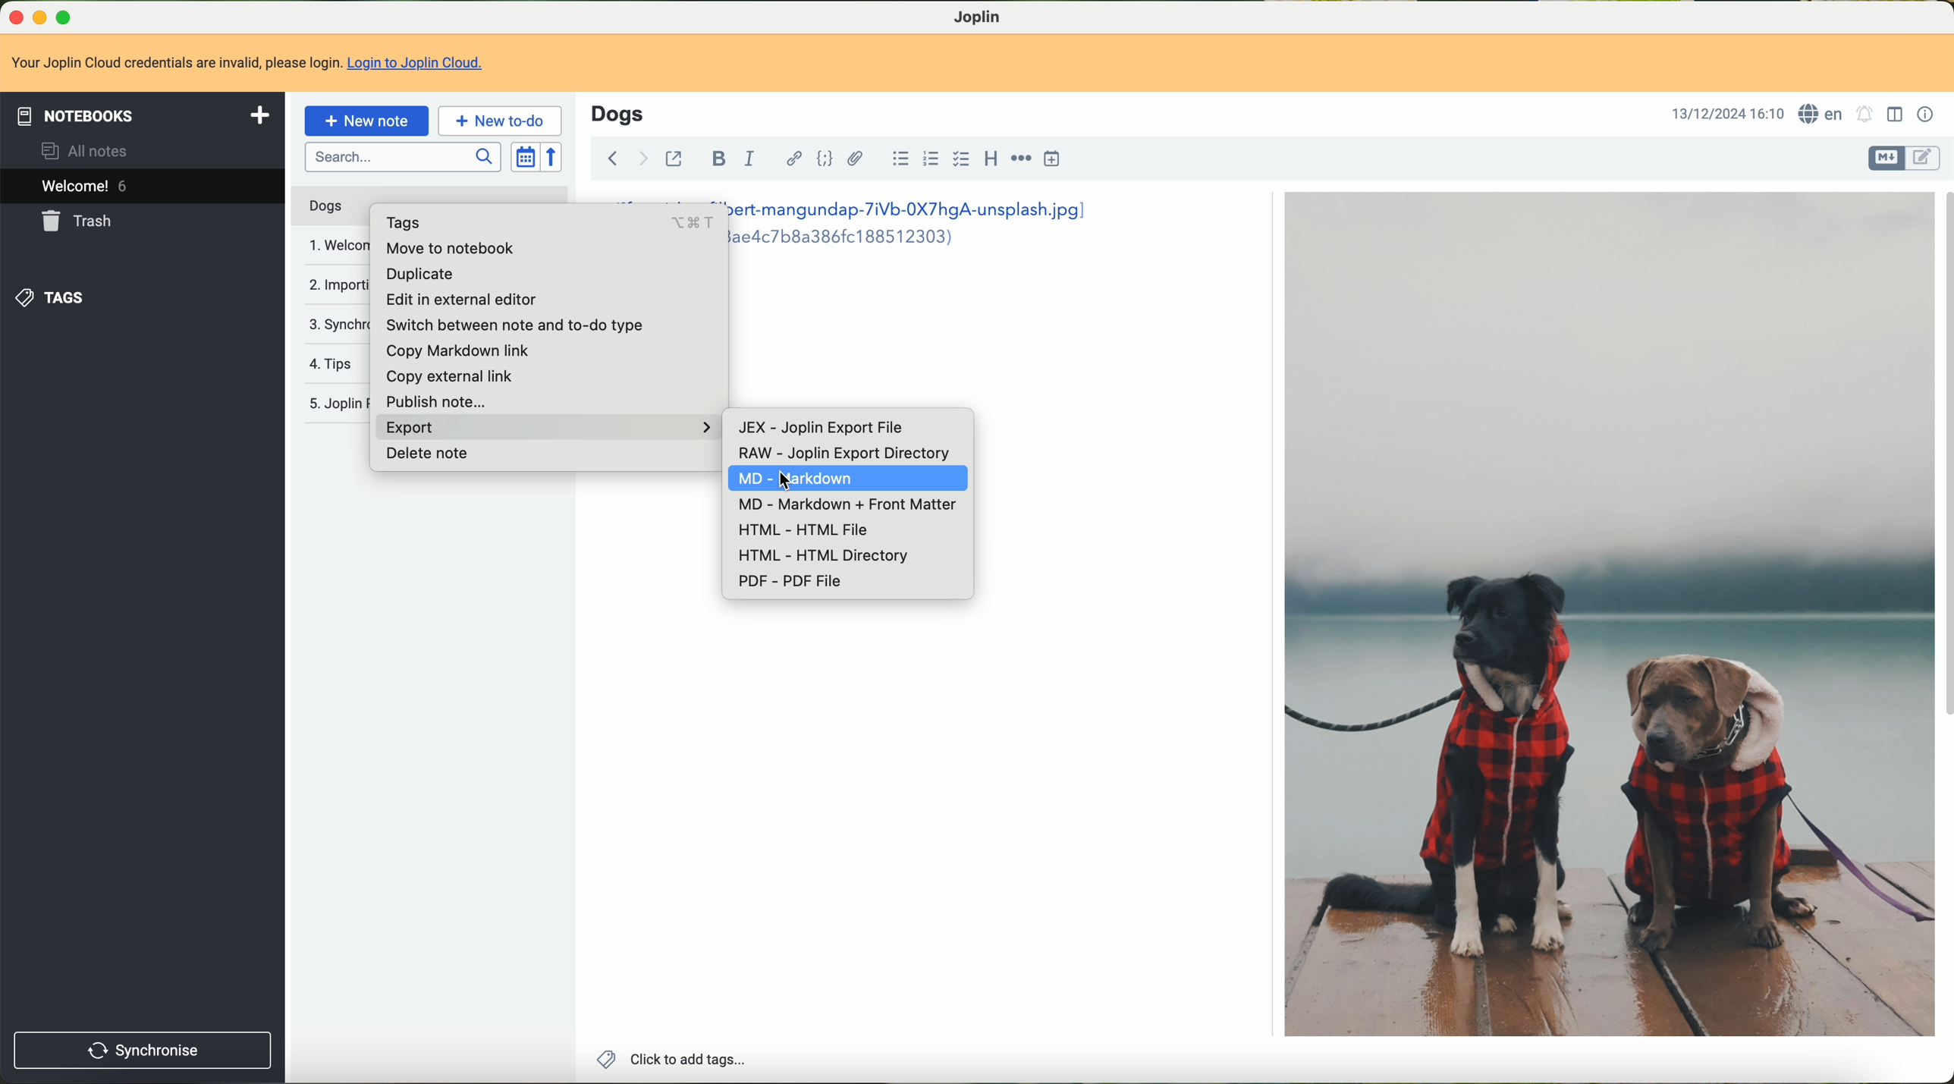  Describe the element at coordinates (779, 479) in the screenshot. I see `cursor` at that location.